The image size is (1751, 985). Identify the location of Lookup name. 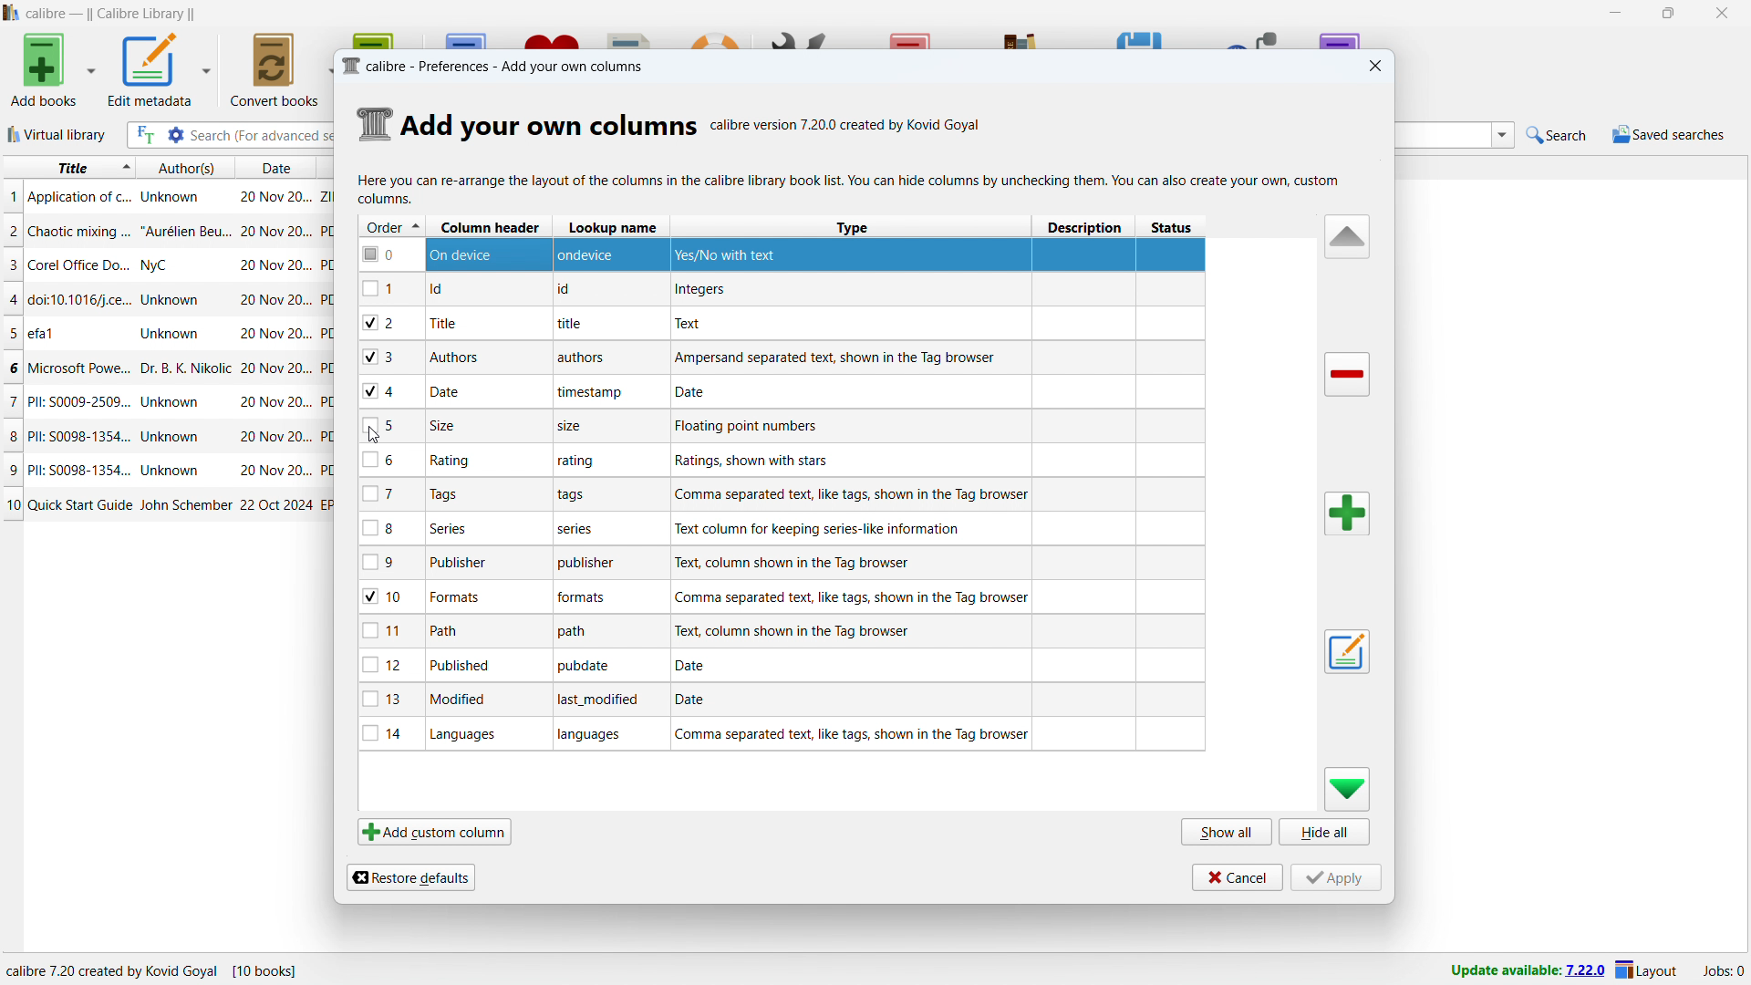
(615, 226).